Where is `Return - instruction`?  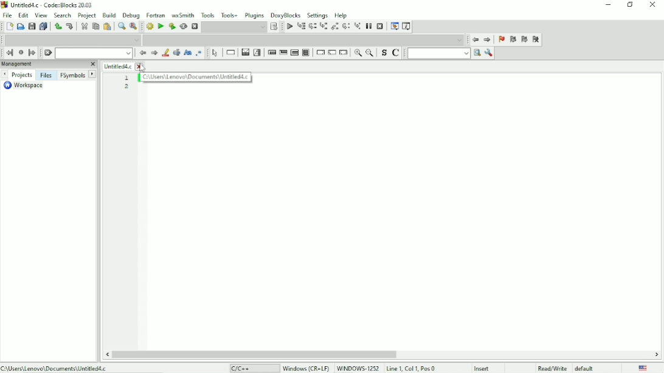 Return - instruction is located at coordinates (344, 52).